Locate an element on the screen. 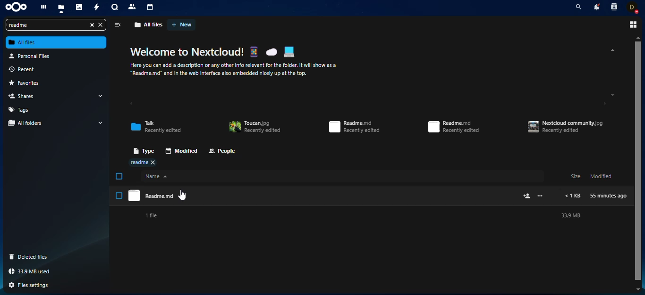  personal files is located at coordinates (33, 56).